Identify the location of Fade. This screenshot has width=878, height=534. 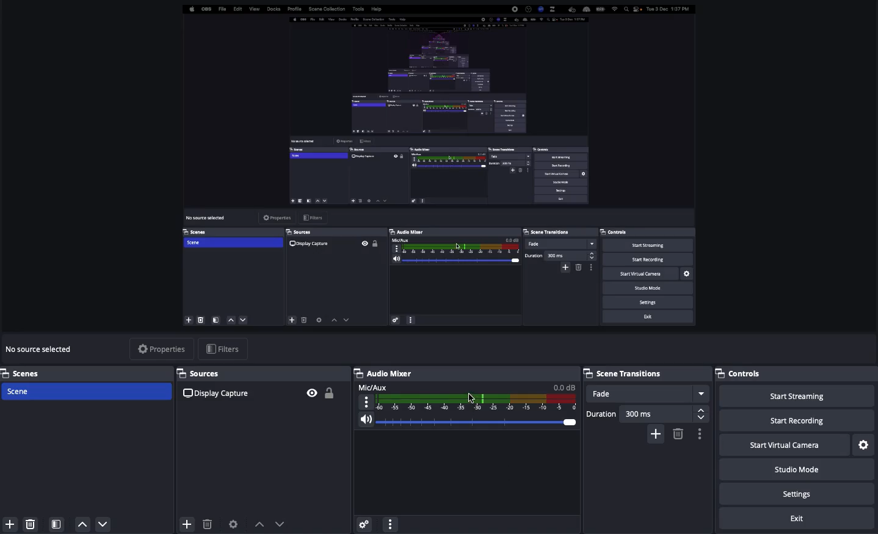
(649, 393).